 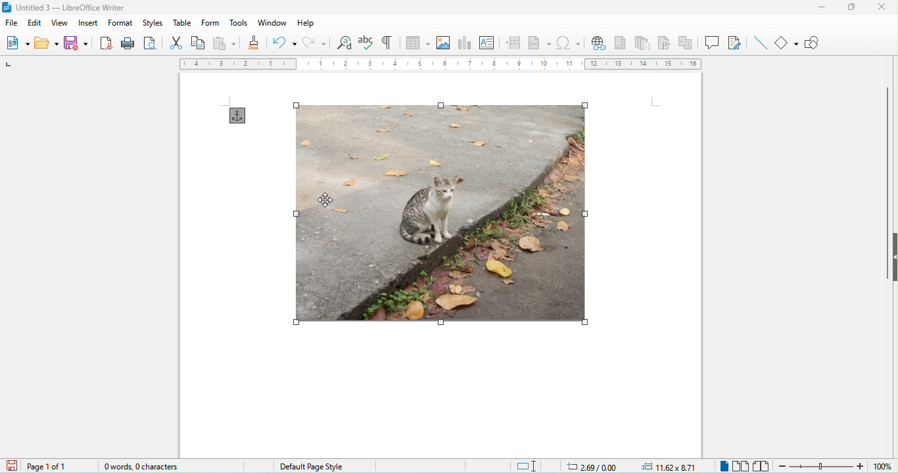 I want to click on clone, so click(x=255, y=42).